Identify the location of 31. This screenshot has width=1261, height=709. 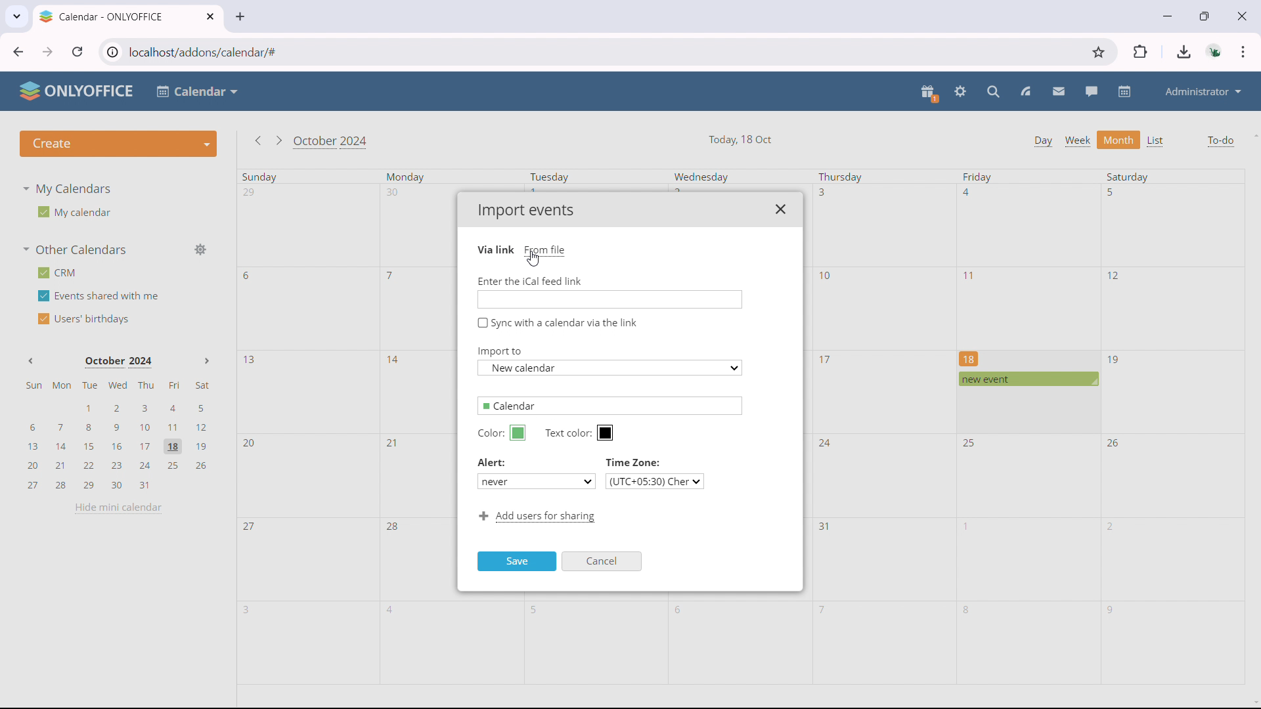
(825, 526).